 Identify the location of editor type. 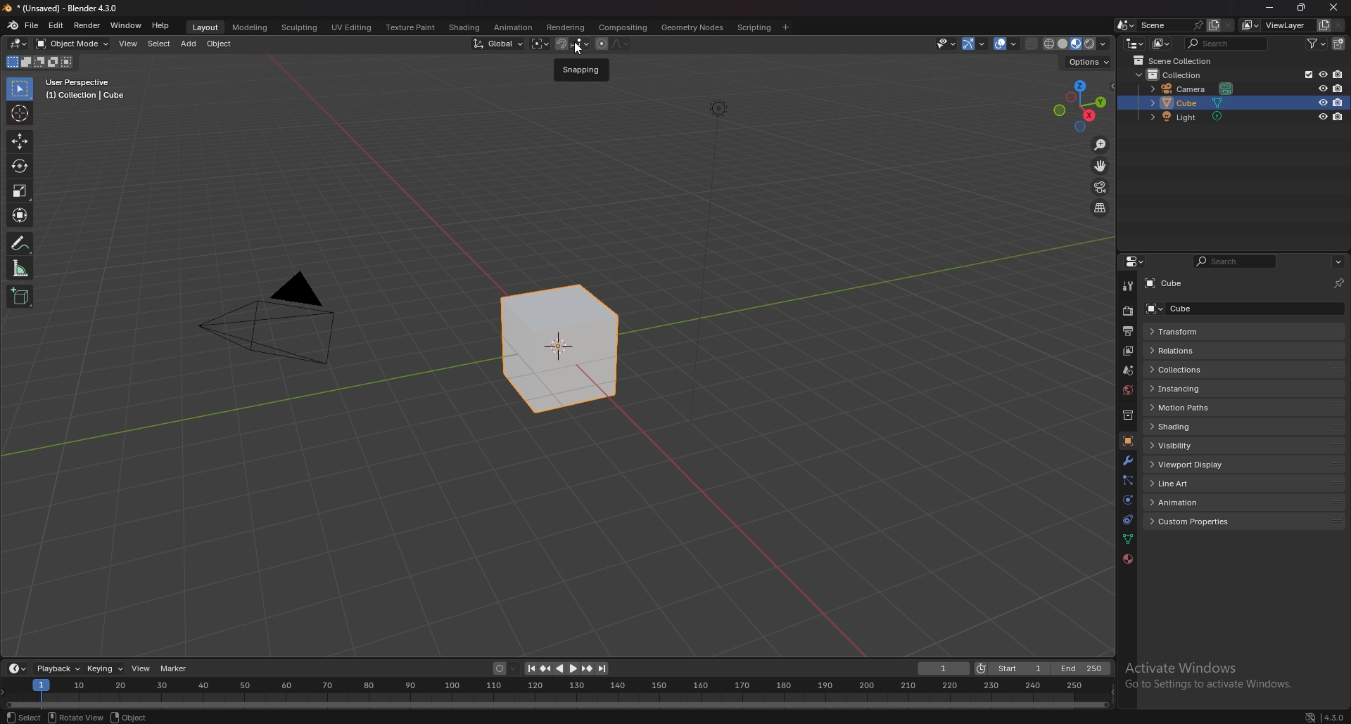
(1136, 261).